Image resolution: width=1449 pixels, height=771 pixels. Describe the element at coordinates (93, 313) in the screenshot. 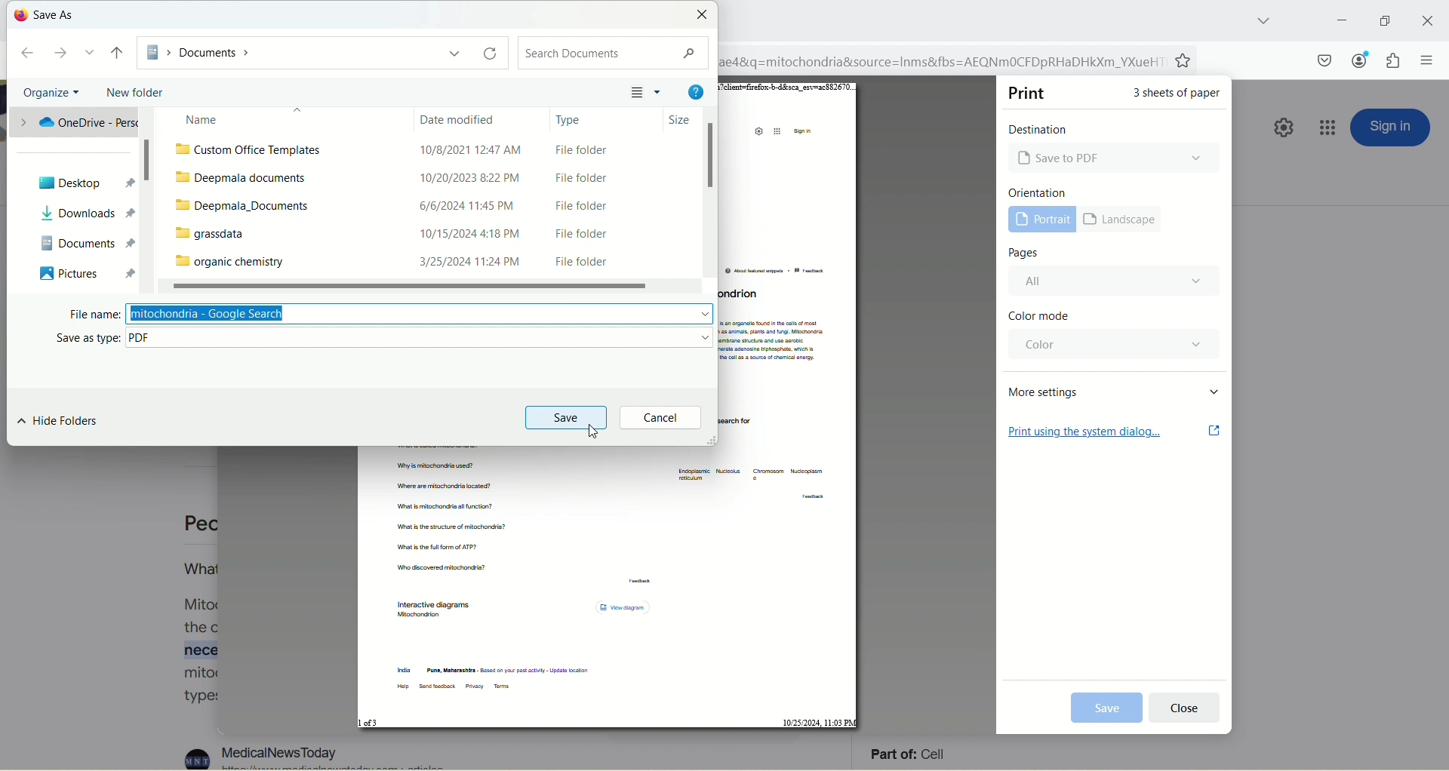

I see `file name` at that location.